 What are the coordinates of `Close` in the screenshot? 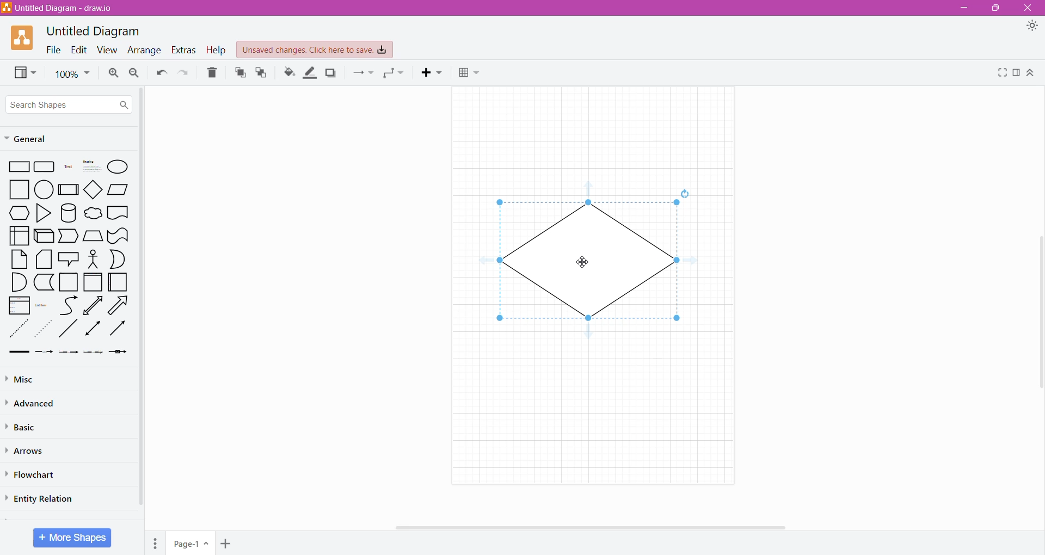 It's located at (1030, 7).